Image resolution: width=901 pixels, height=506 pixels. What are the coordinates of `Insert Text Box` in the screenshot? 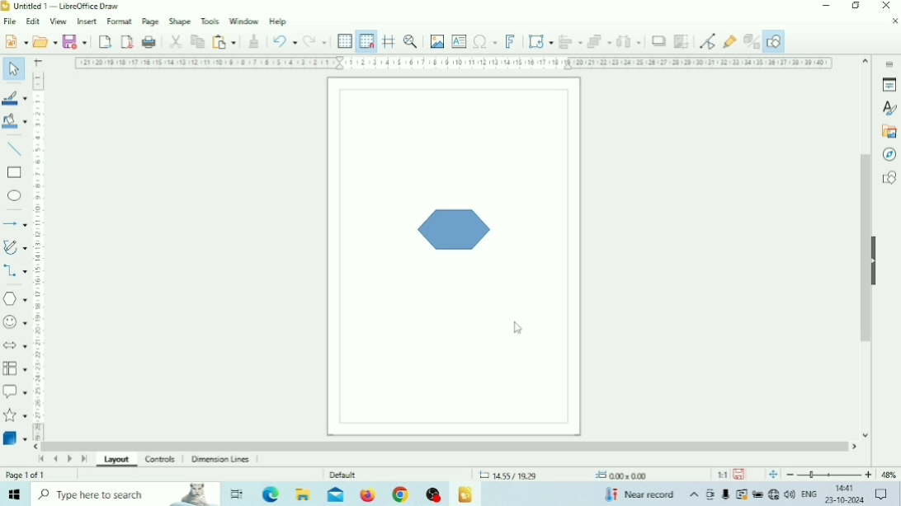 It's located at (460, 40).